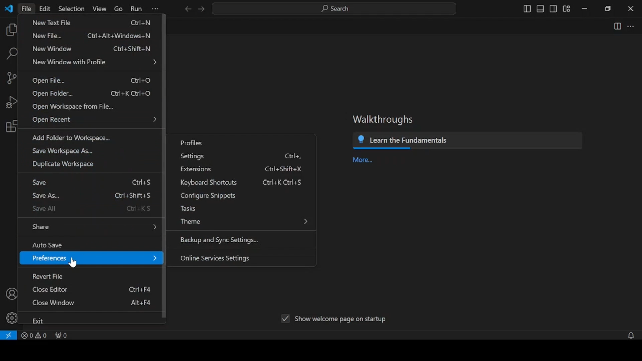  Describe the element at coordinates (48, 245) in the screenshot. I see `auto save` at that location.